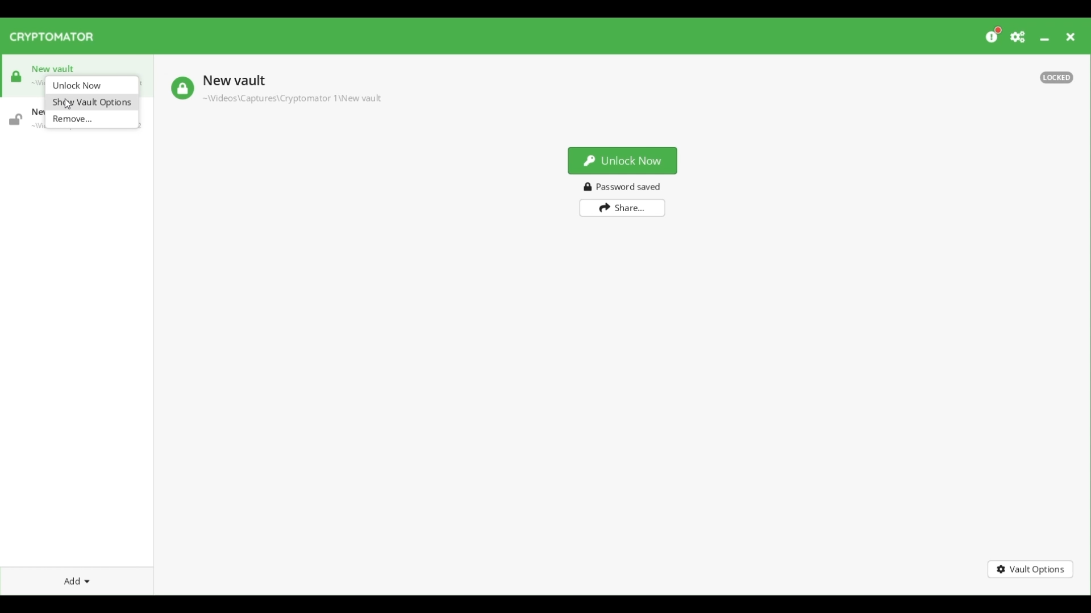  What do you see at coordinates (23, 117) in the screenshot?
I see `Vault 2` at bounding box center [23, 117].